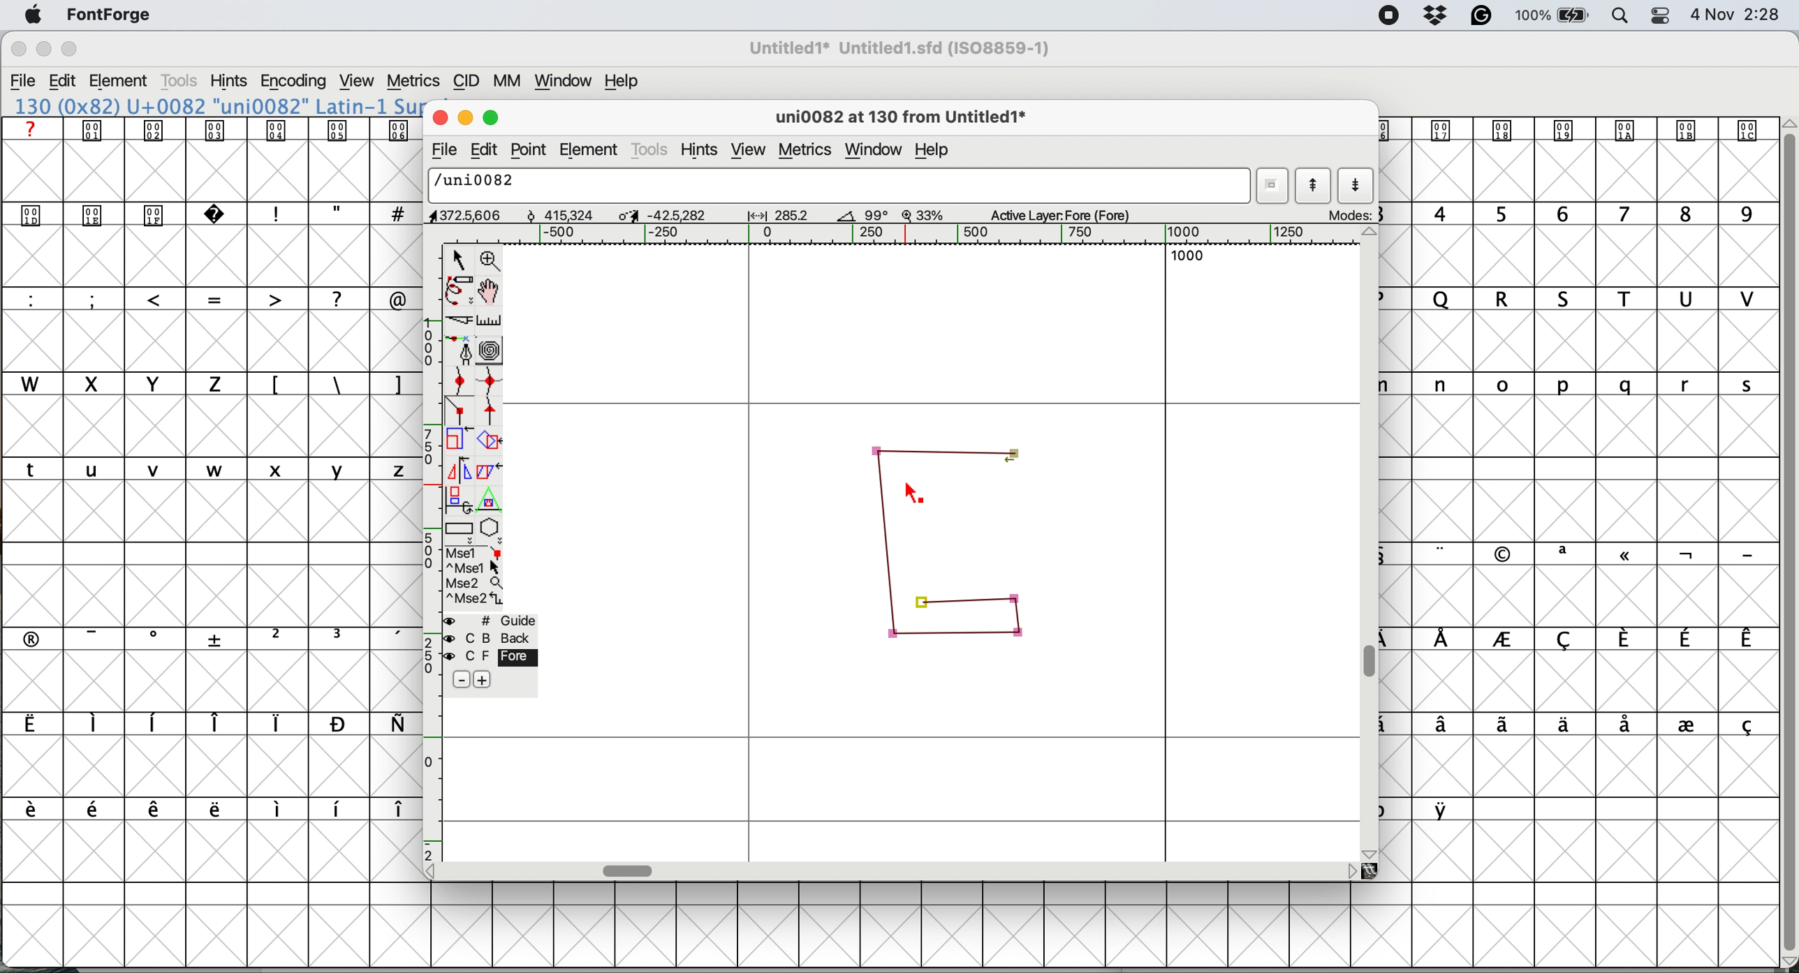  I want to click on show next letter, so click(1357, 186).